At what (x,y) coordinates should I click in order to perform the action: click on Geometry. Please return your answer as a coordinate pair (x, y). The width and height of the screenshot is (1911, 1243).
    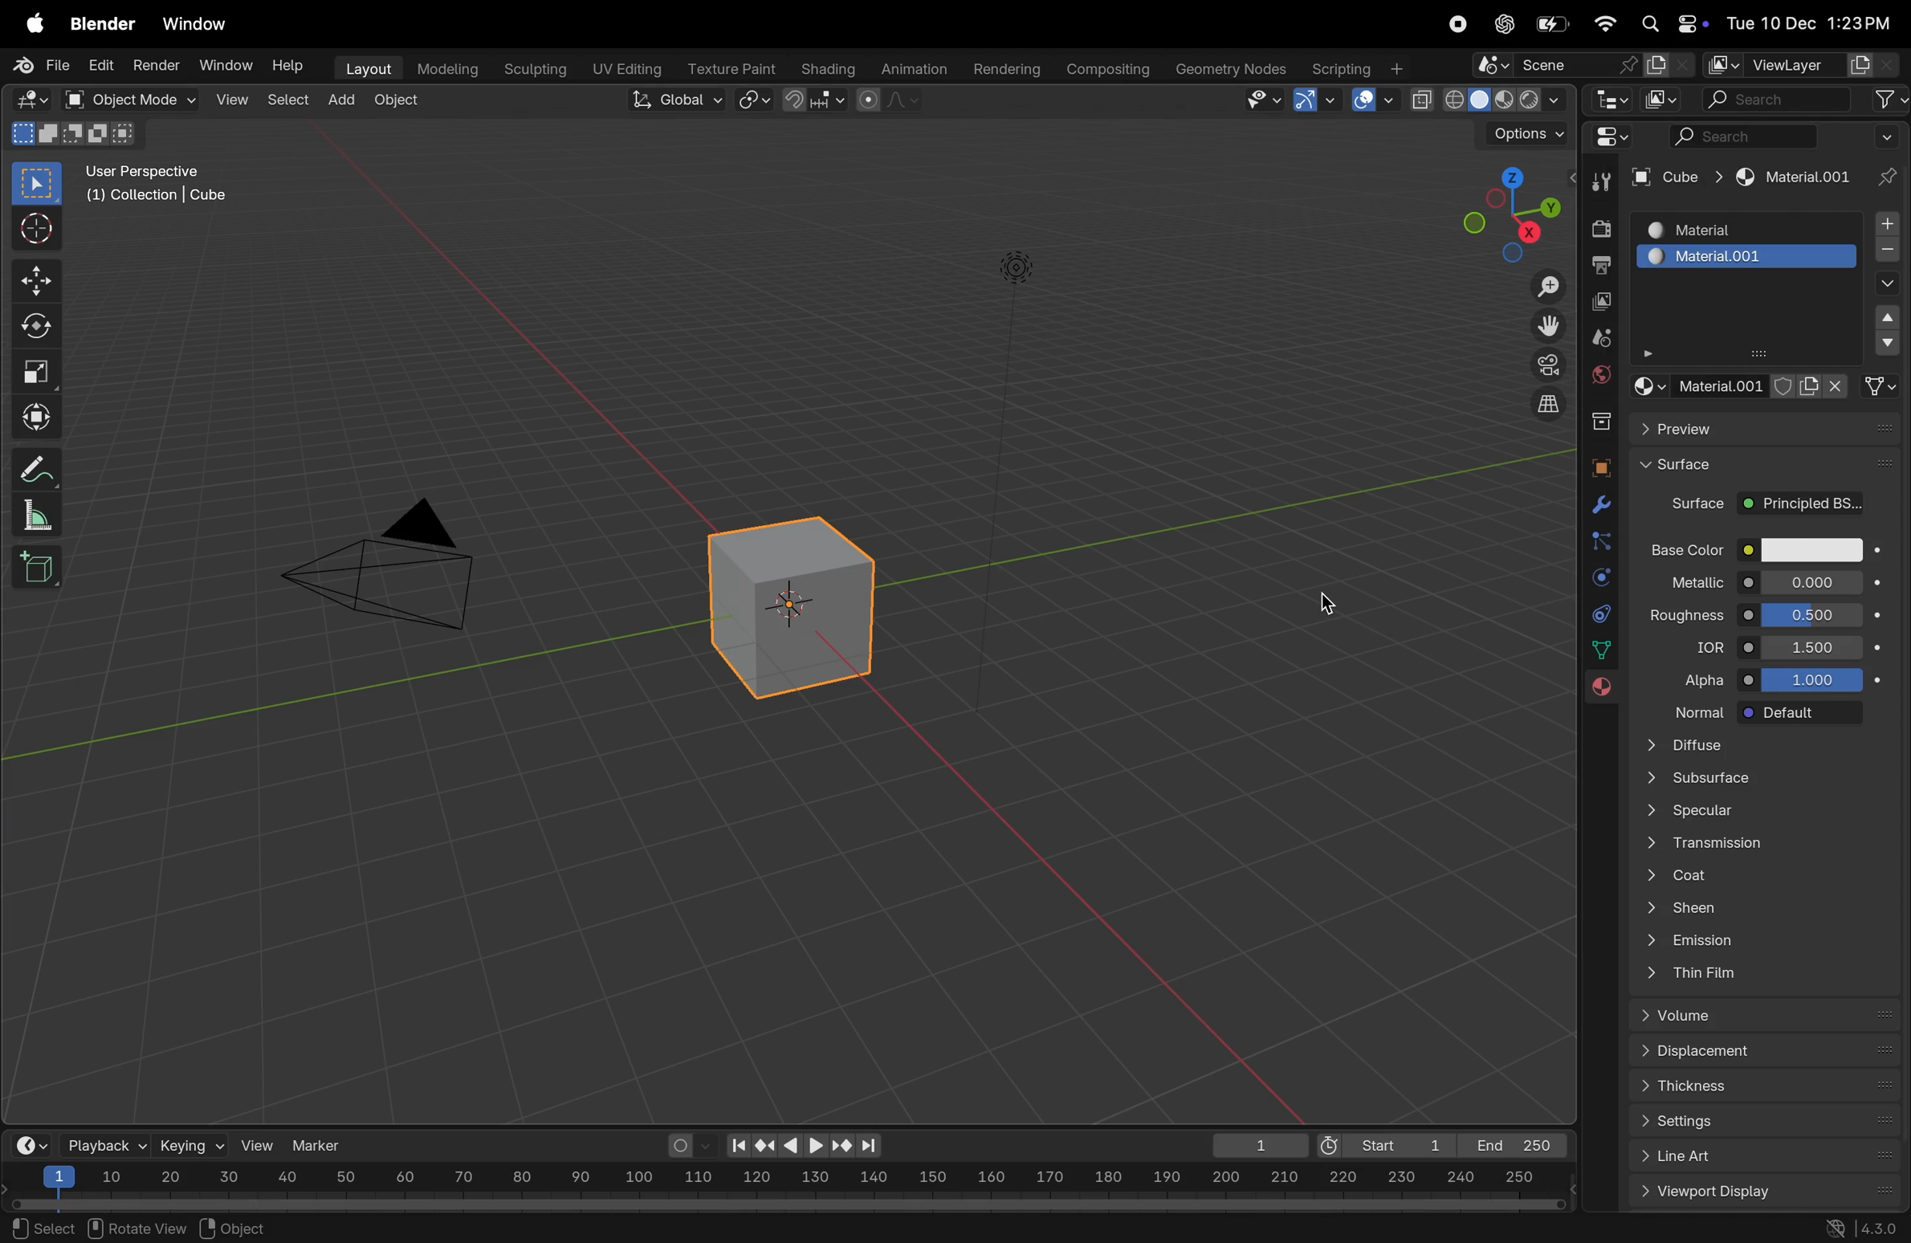
    Looking at the image, I should click on (1233, 69).